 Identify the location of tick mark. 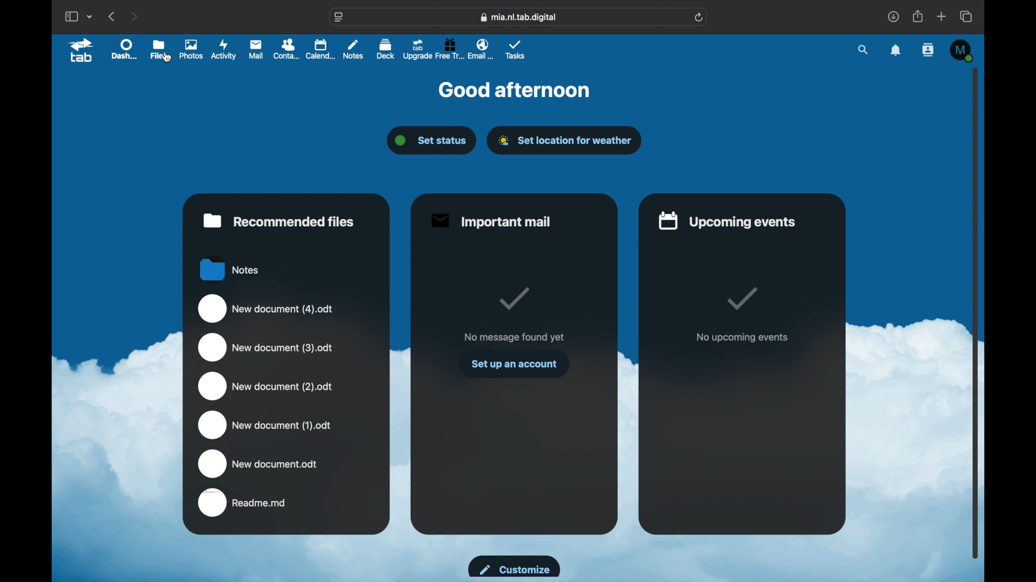
(515, 298).